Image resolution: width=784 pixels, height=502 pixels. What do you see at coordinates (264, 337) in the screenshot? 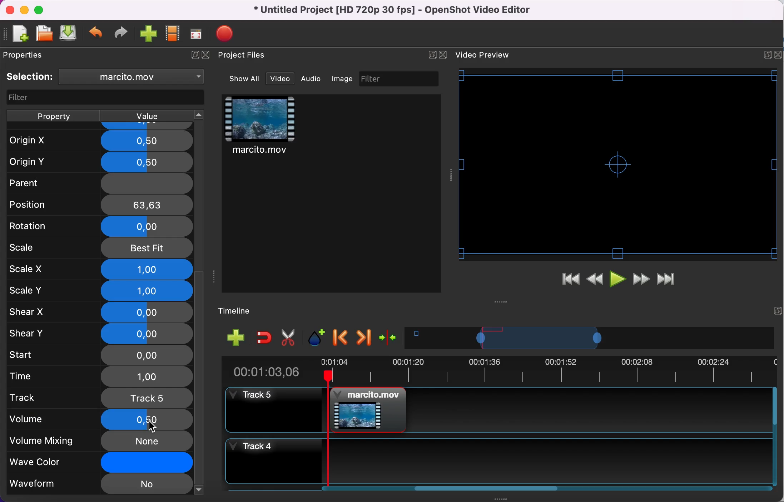
I see `enable snapping` at bounding box center [264, 337].